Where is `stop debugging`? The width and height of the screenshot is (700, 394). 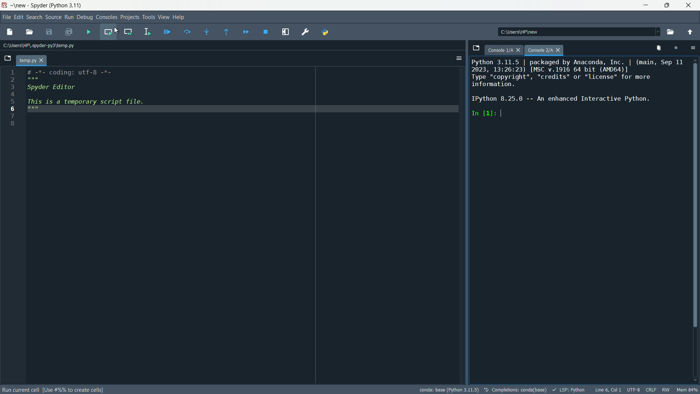 stop debugging is located at coordinates (265, 32).